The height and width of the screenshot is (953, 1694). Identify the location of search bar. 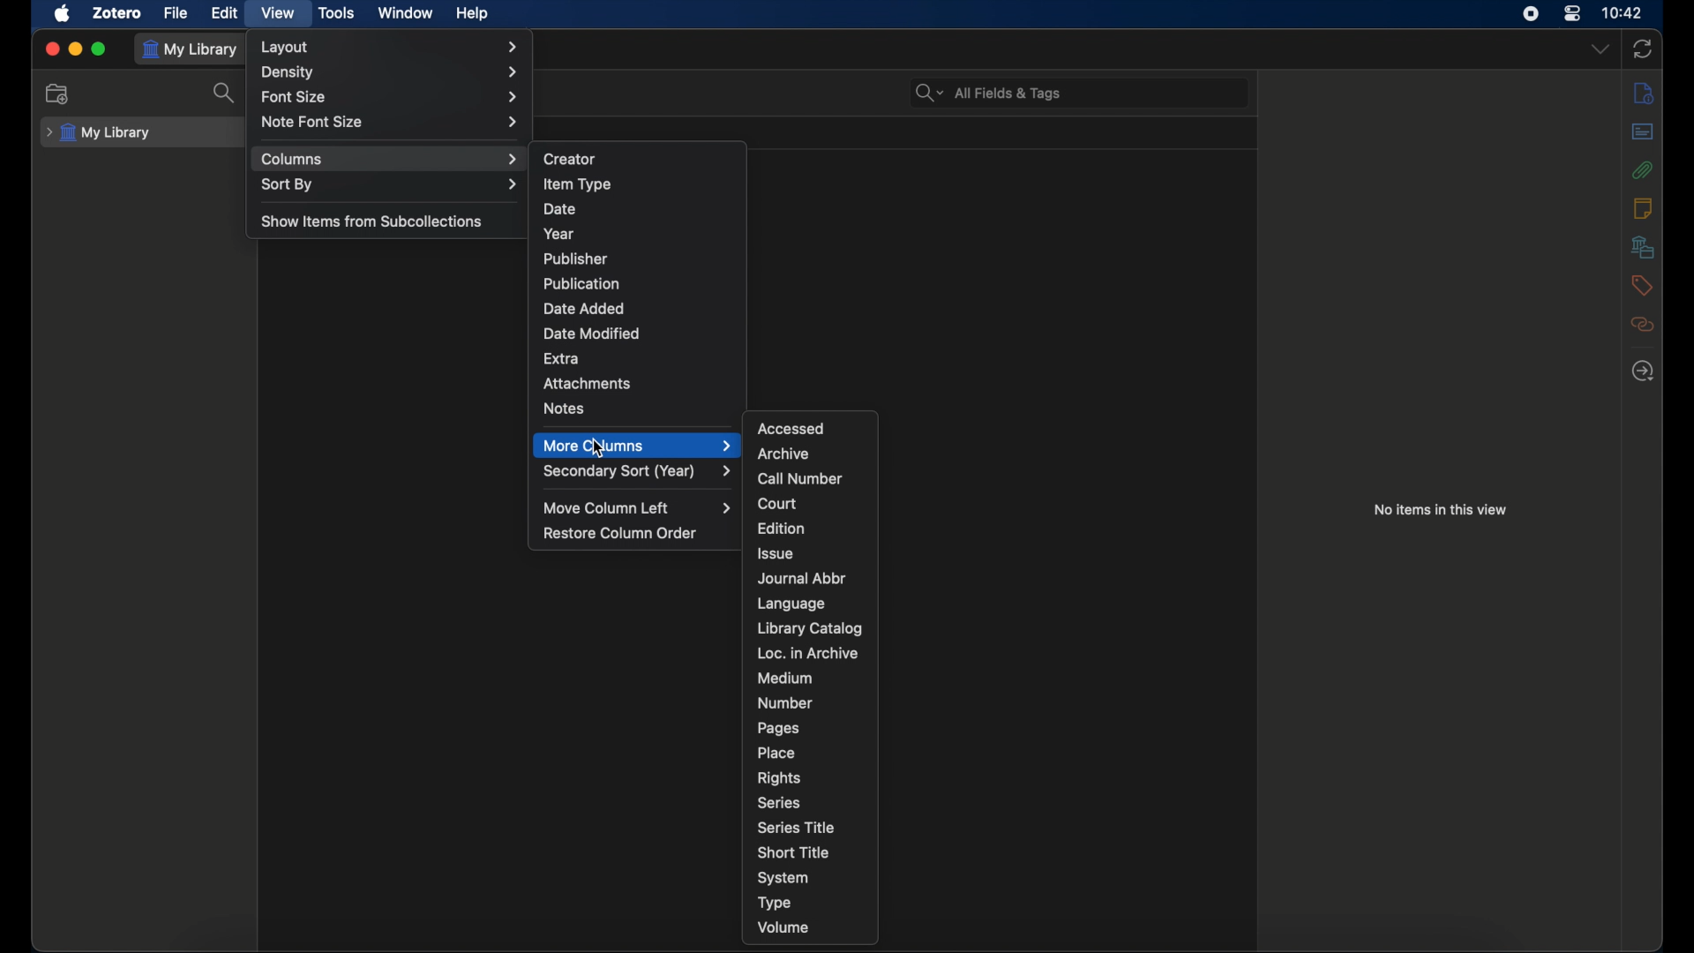
(988, 94).